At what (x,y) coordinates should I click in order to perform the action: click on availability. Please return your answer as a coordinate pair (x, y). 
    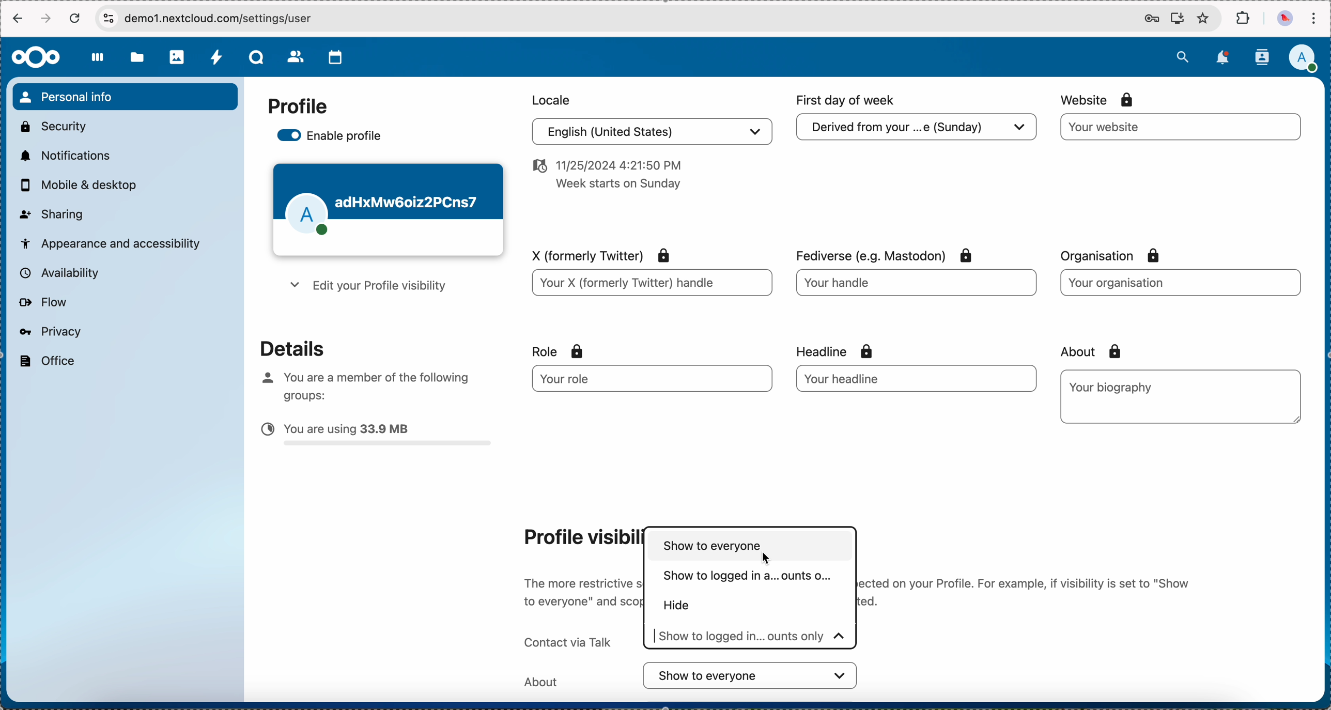
    Looking at the image, I should click on (57, 272).